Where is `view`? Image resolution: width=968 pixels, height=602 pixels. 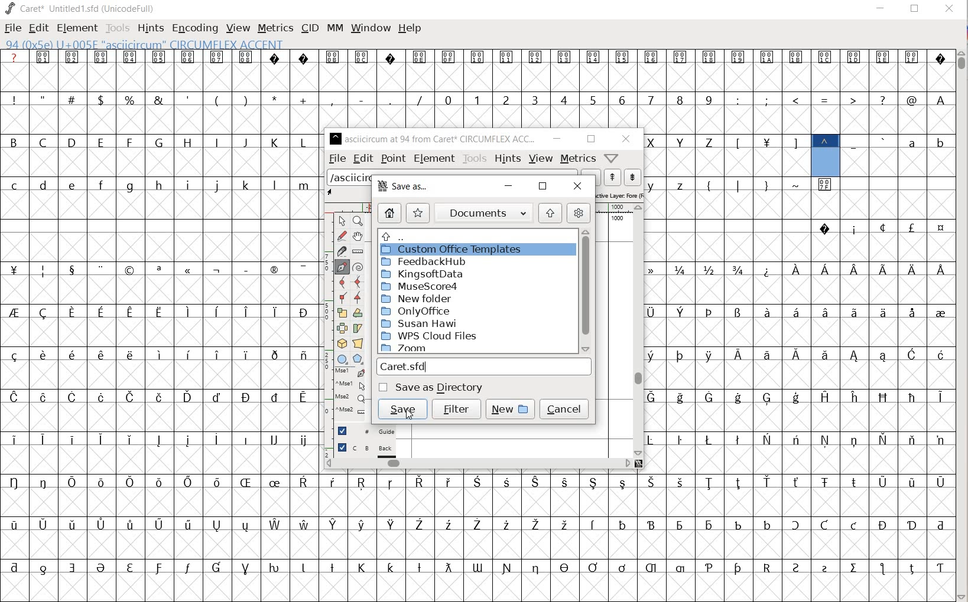 view is located at coordinates (541, 159).